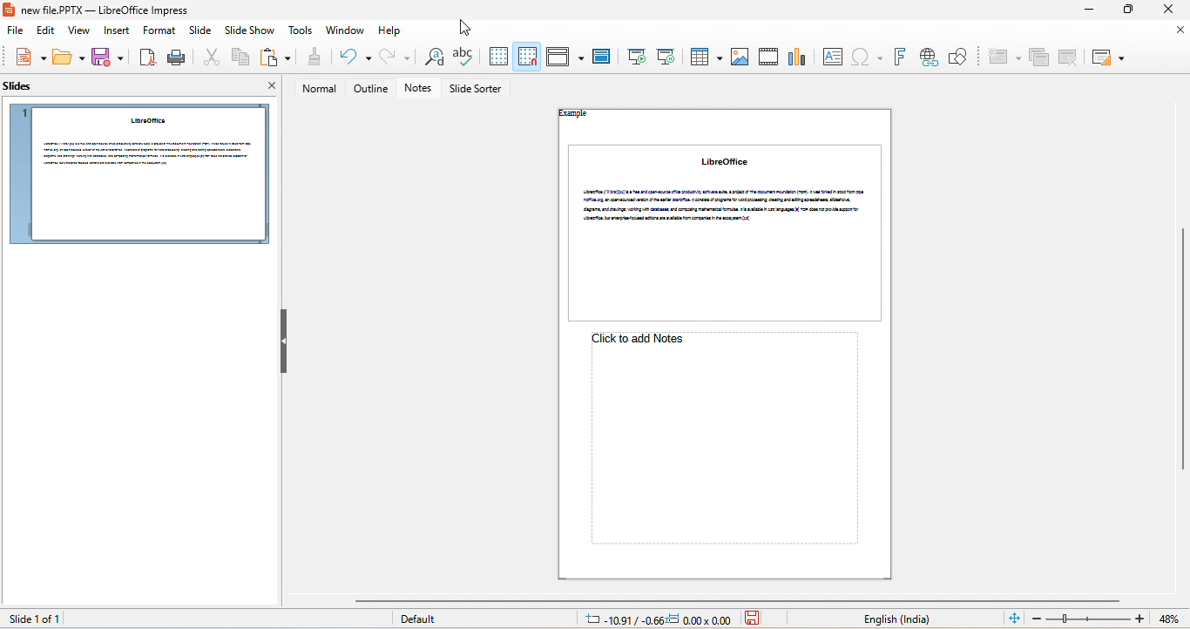 The height and width of the screenshot is (629, 1190). What do you see at coordinates (70, 58) in the screenshot?
I see `open` at bounding box center [70, 58].